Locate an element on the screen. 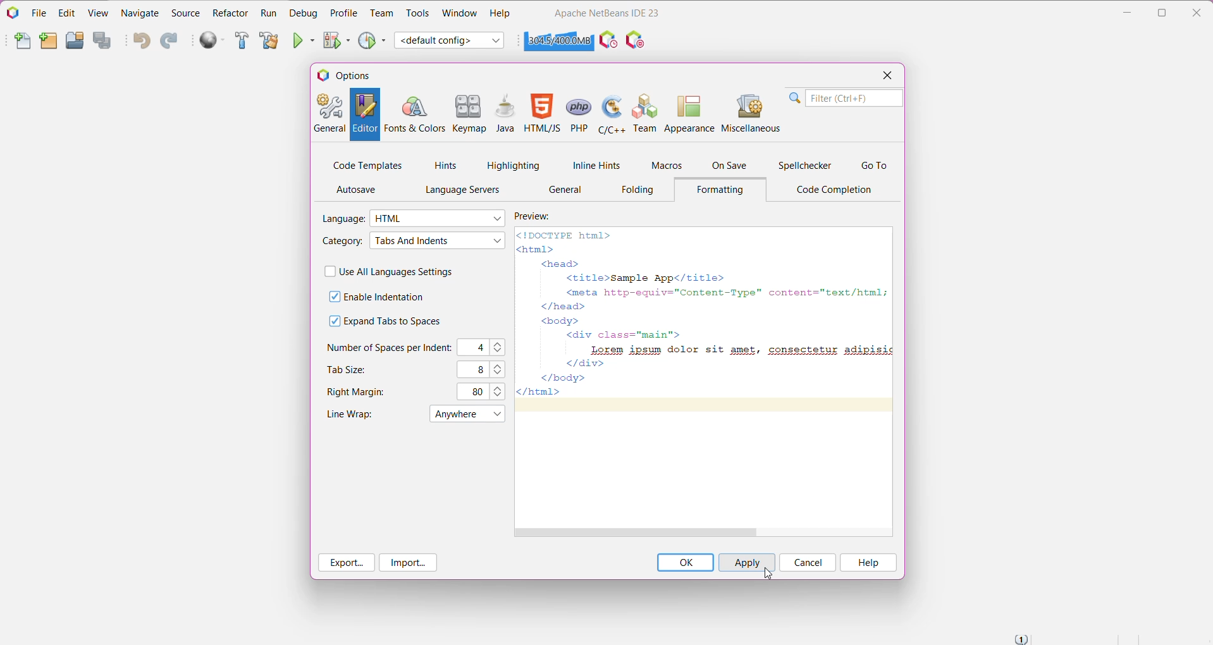 The width and height of the screenshot is (1213, 645). <html> is located at coordinates (539, 249).